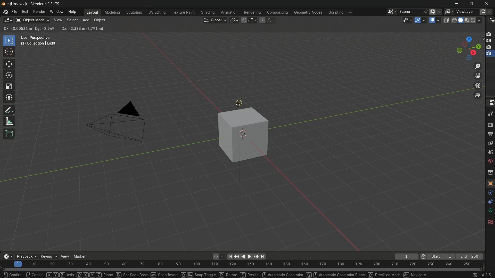 This screenshot has width=495, height=278. I want to click on rendered, so click(477, 20).